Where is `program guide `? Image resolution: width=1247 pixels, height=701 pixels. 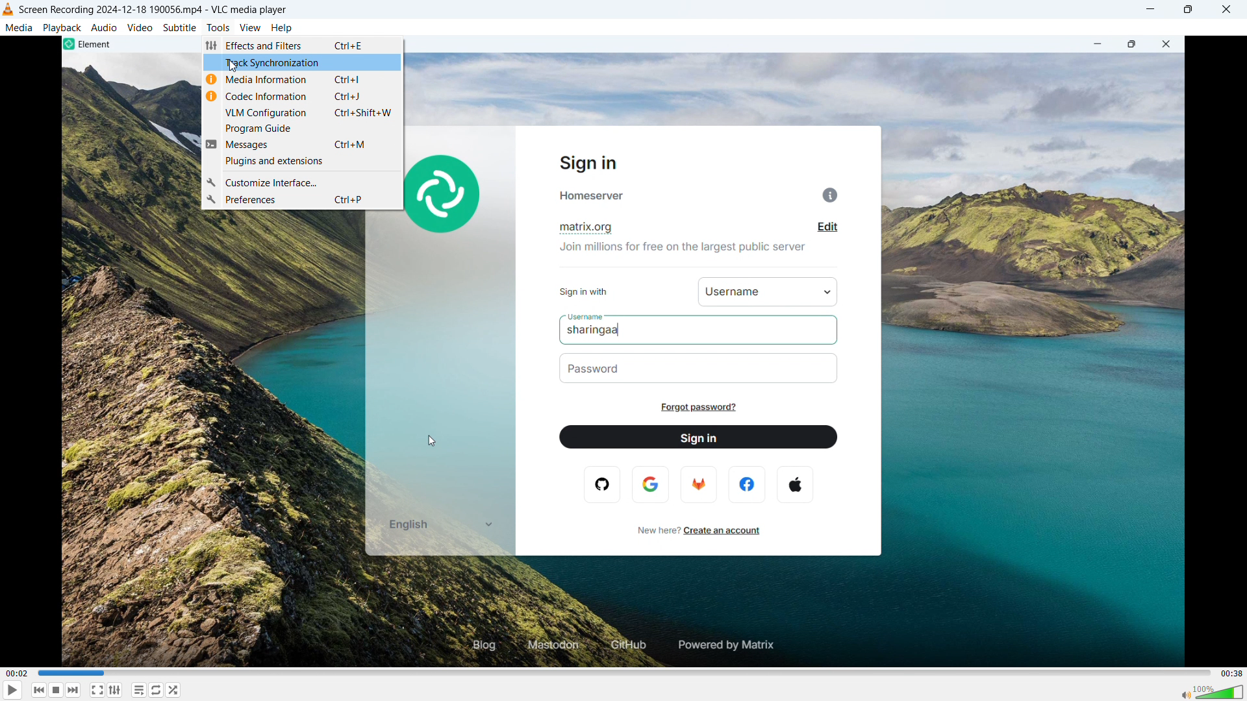
program guide  is located at coordinates (304, 129).